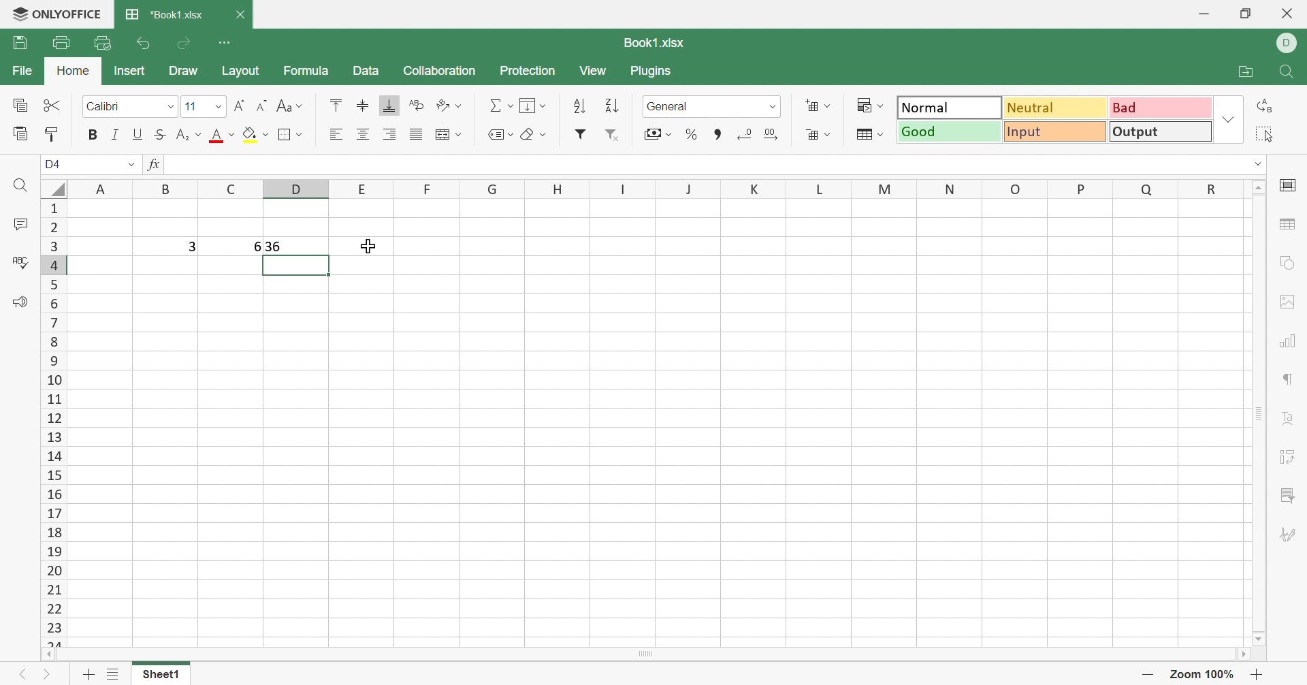 This screenshot has height=685, width=1307. I want to click on 6, so click(254, 246).